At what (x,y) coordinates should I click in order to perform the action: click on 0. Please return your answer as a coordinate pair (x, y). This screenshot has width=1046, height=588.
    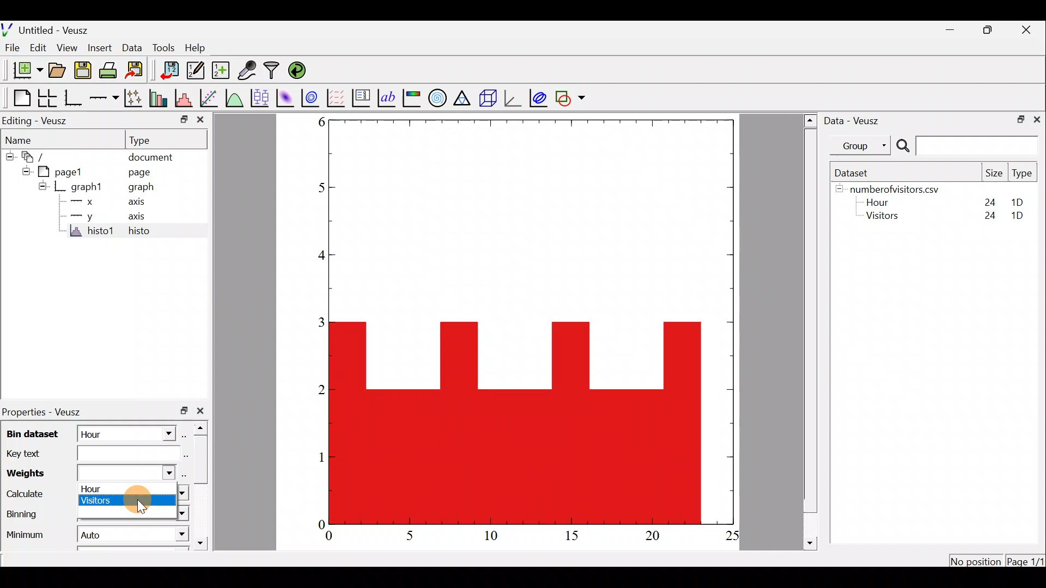
    Looking at the image, I should click on (314, 525).